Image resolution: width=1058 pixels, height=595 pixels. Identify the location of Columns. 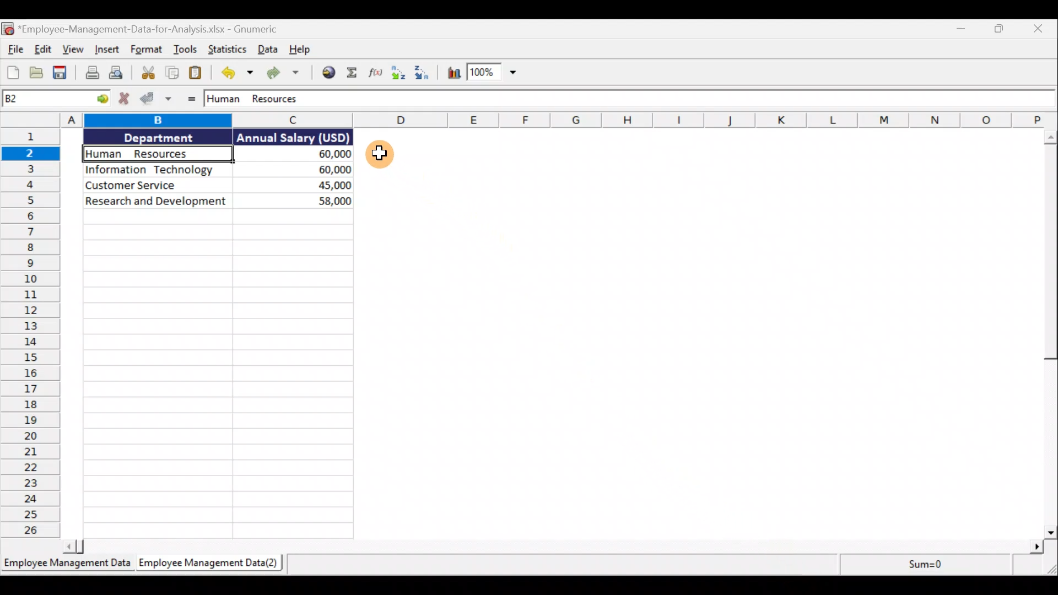
(526, 119).